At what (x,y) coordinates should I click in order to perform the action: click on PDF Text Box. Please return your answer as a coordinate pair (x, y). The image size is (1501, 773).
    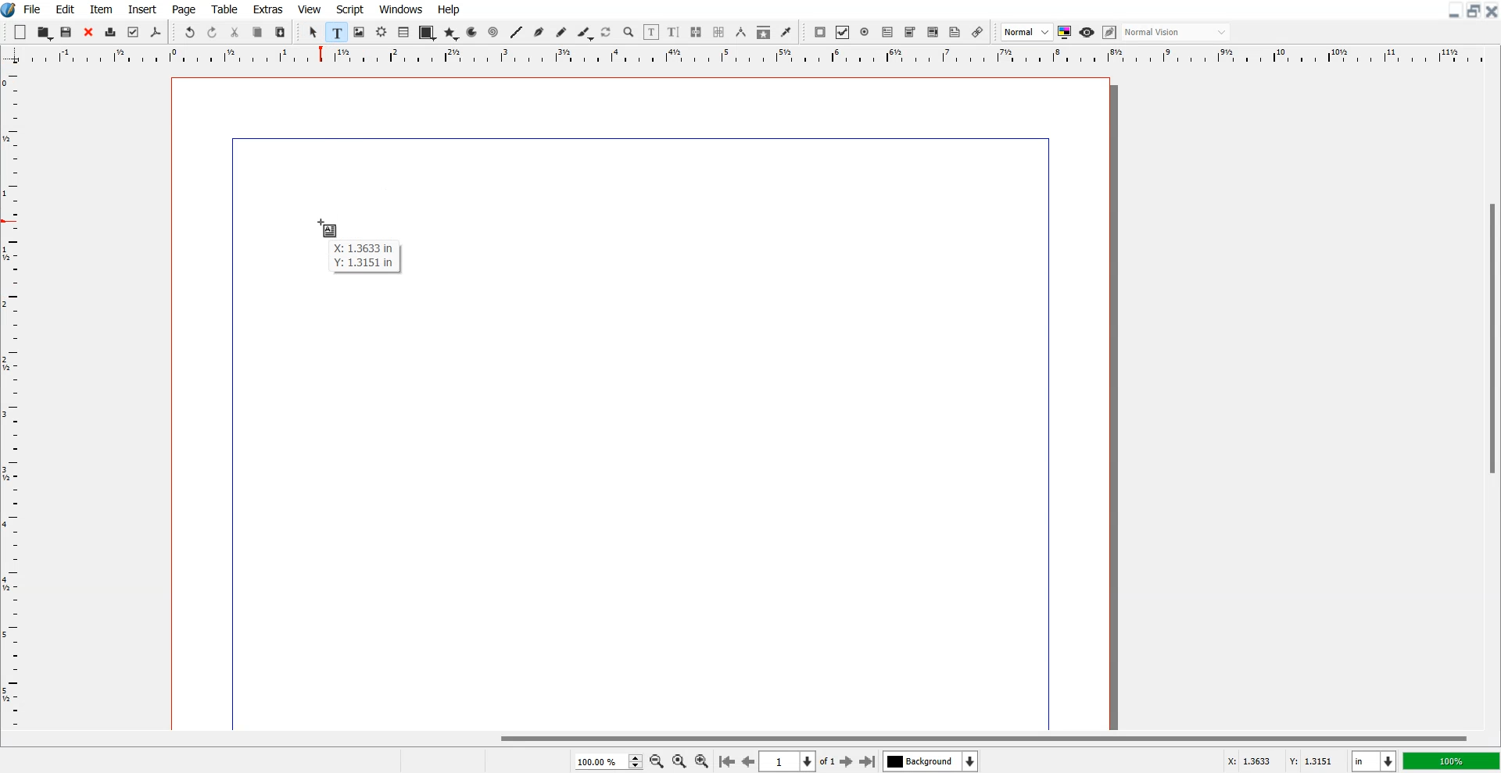
    Looking at the image, I should click on (887, 32).